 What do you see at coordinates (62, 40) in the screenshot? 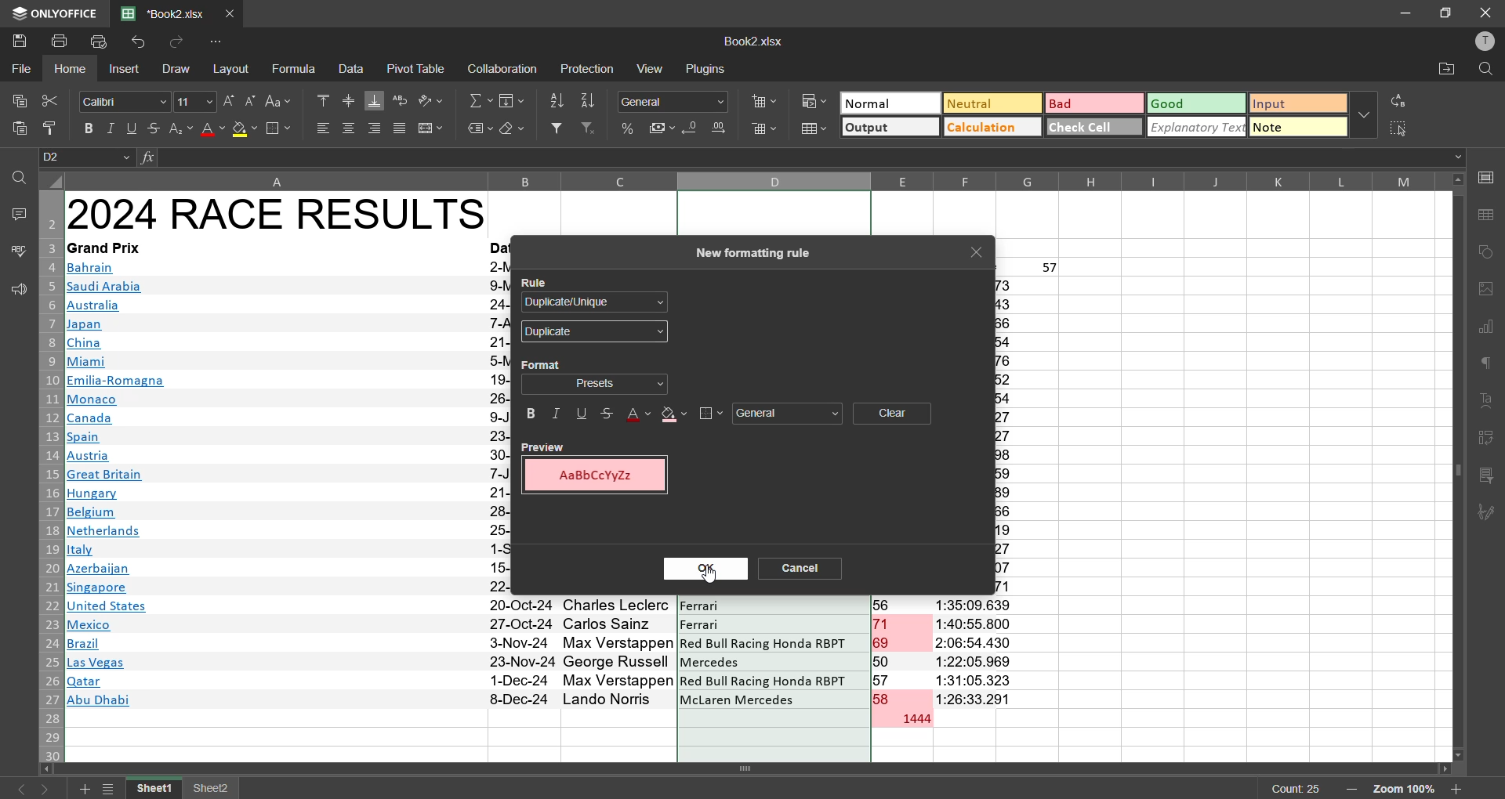
I see `print` at bounding box center [62, 40].